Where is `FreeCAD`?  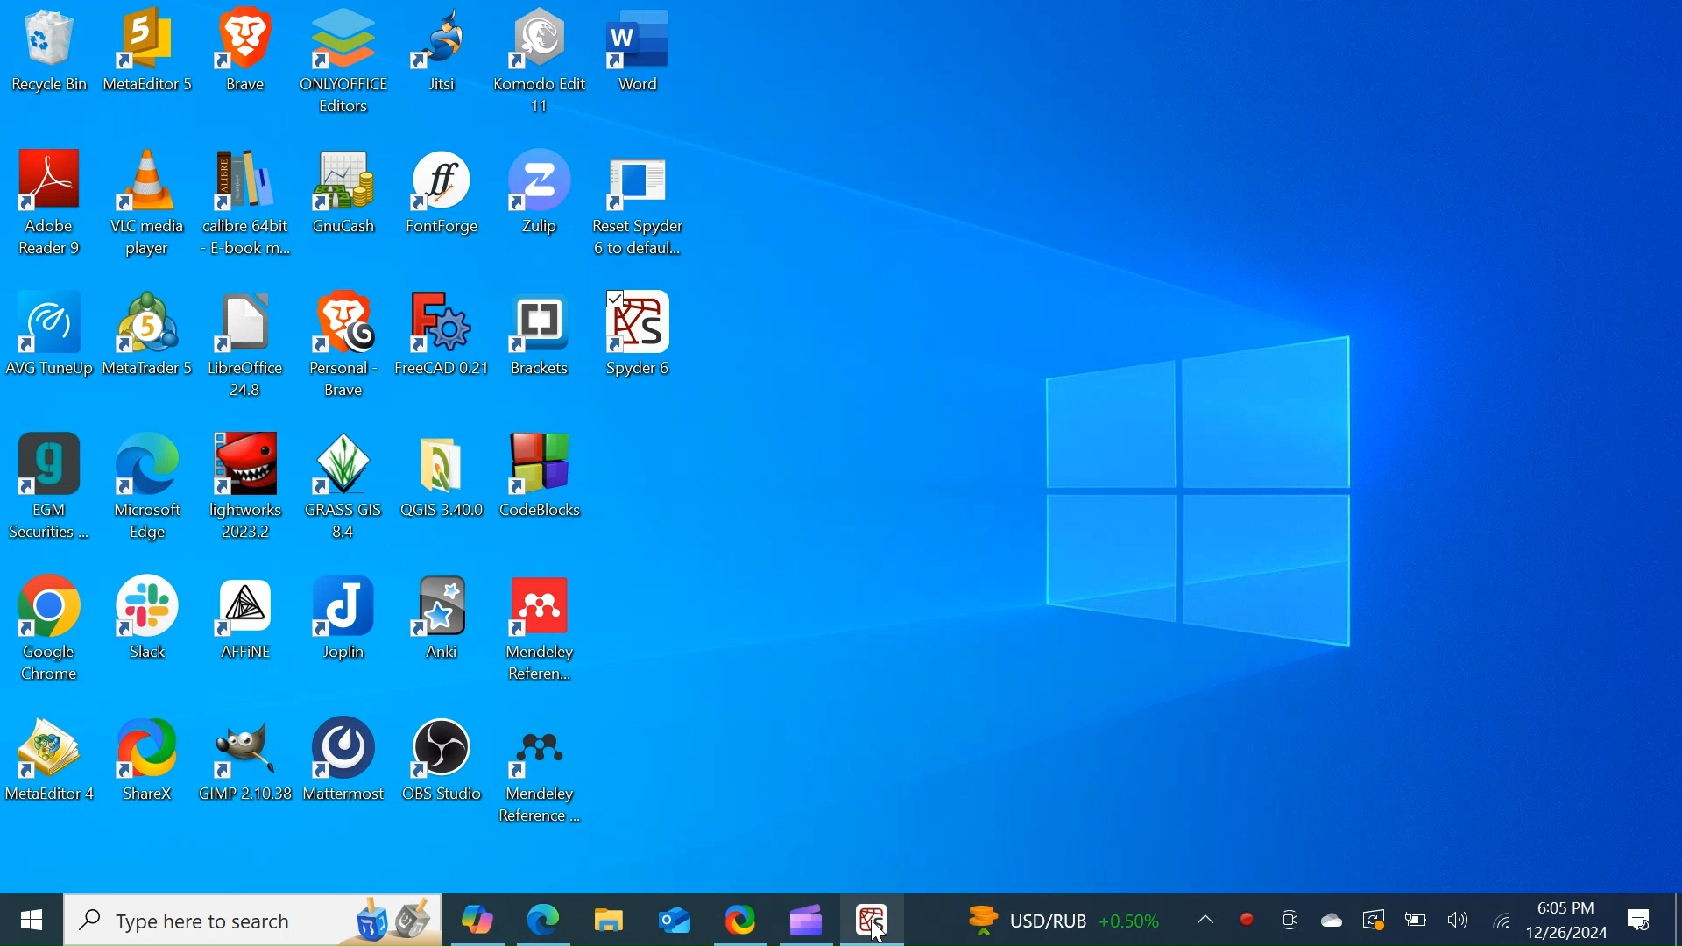 FreeCAD is located at coordinates (441, 346).